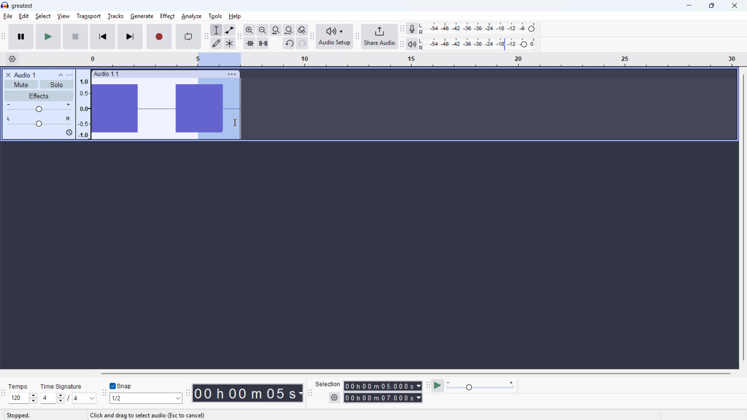 Image resolution: width=747 pixels, height=420 pixels. What do you see at coordinates (289, 30) in the screenshot?
I see `Fit project to width` at bounding box center [289, 30].